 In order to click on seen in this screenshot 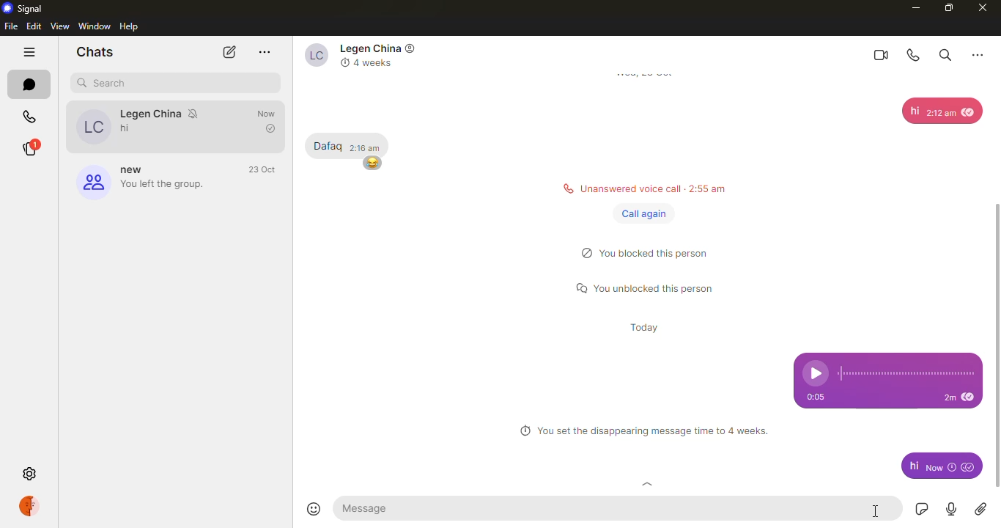, I will do `click(972, 397)`.